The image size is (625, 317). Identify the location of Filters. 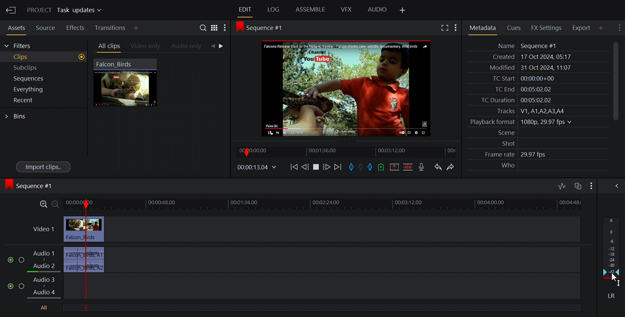
(19, 46).